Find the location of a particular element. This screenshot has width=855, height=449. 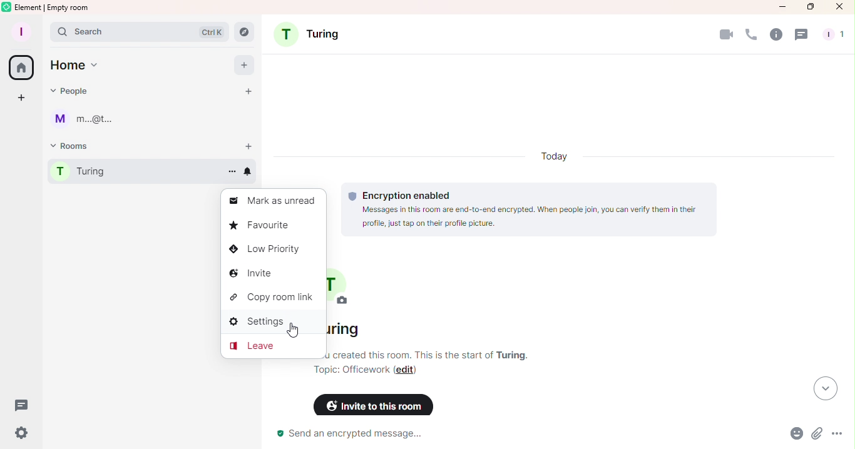

Emoji is located at coordinates (796, 435).